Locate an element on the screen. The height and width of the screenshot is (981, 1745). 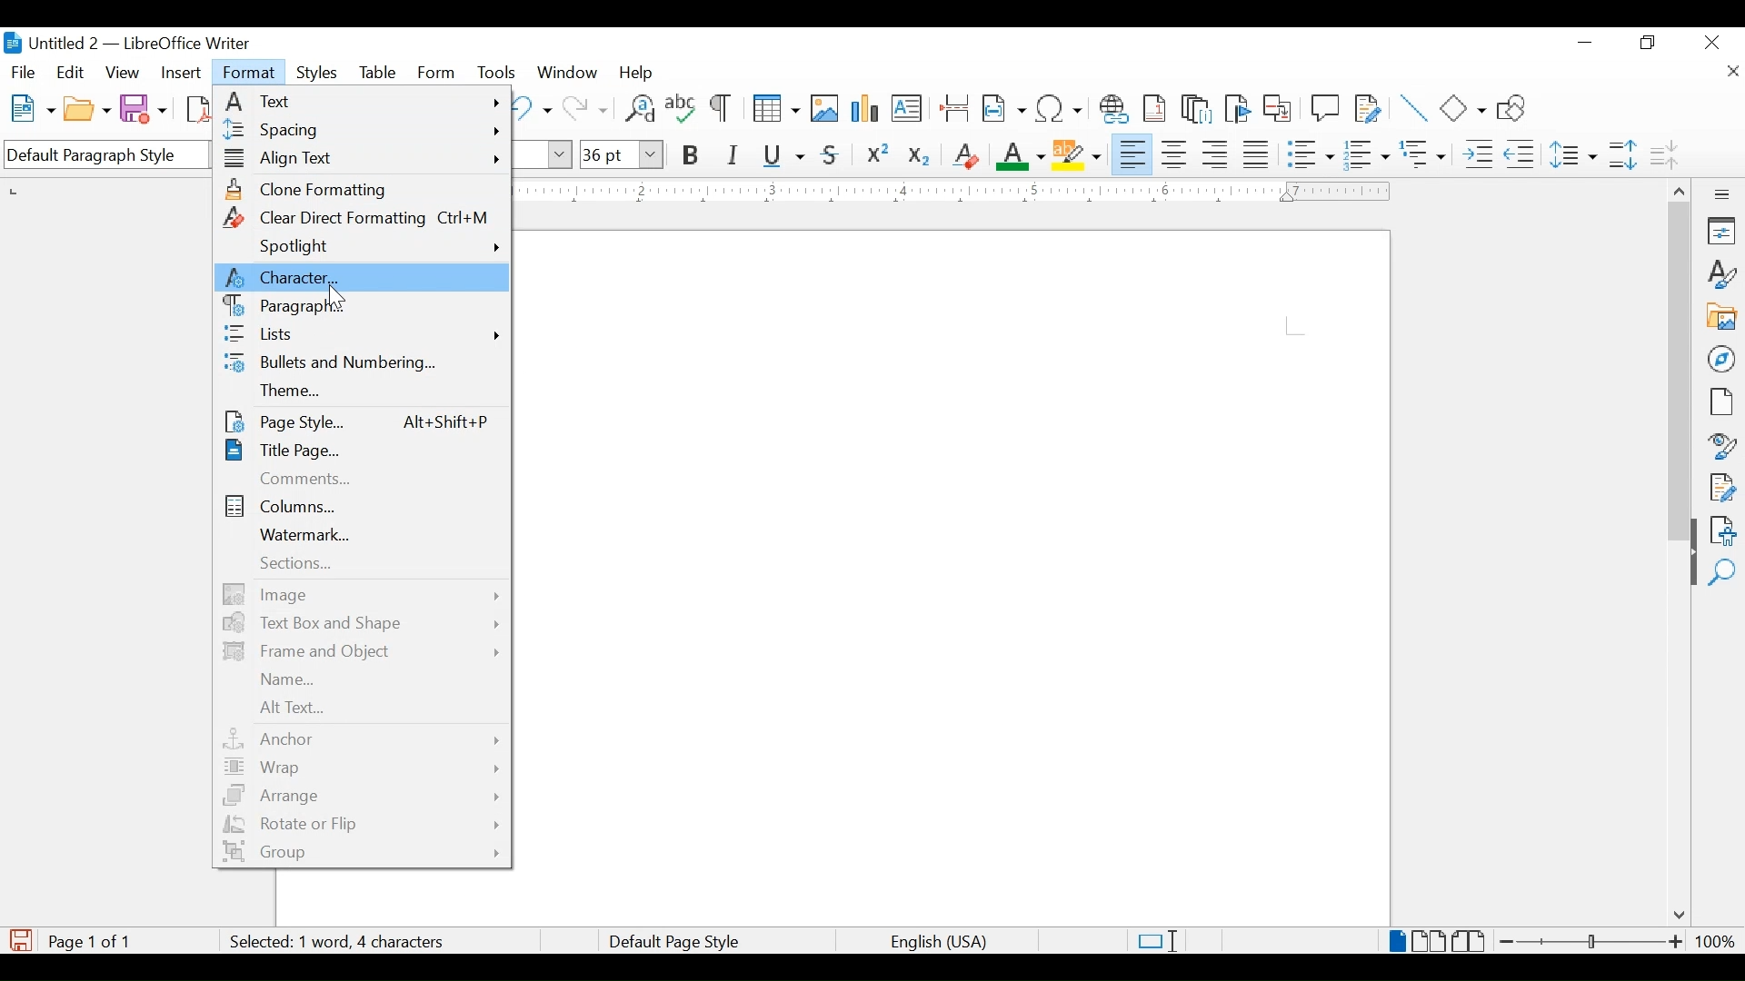
more options is located at coordinates (1724, 194).